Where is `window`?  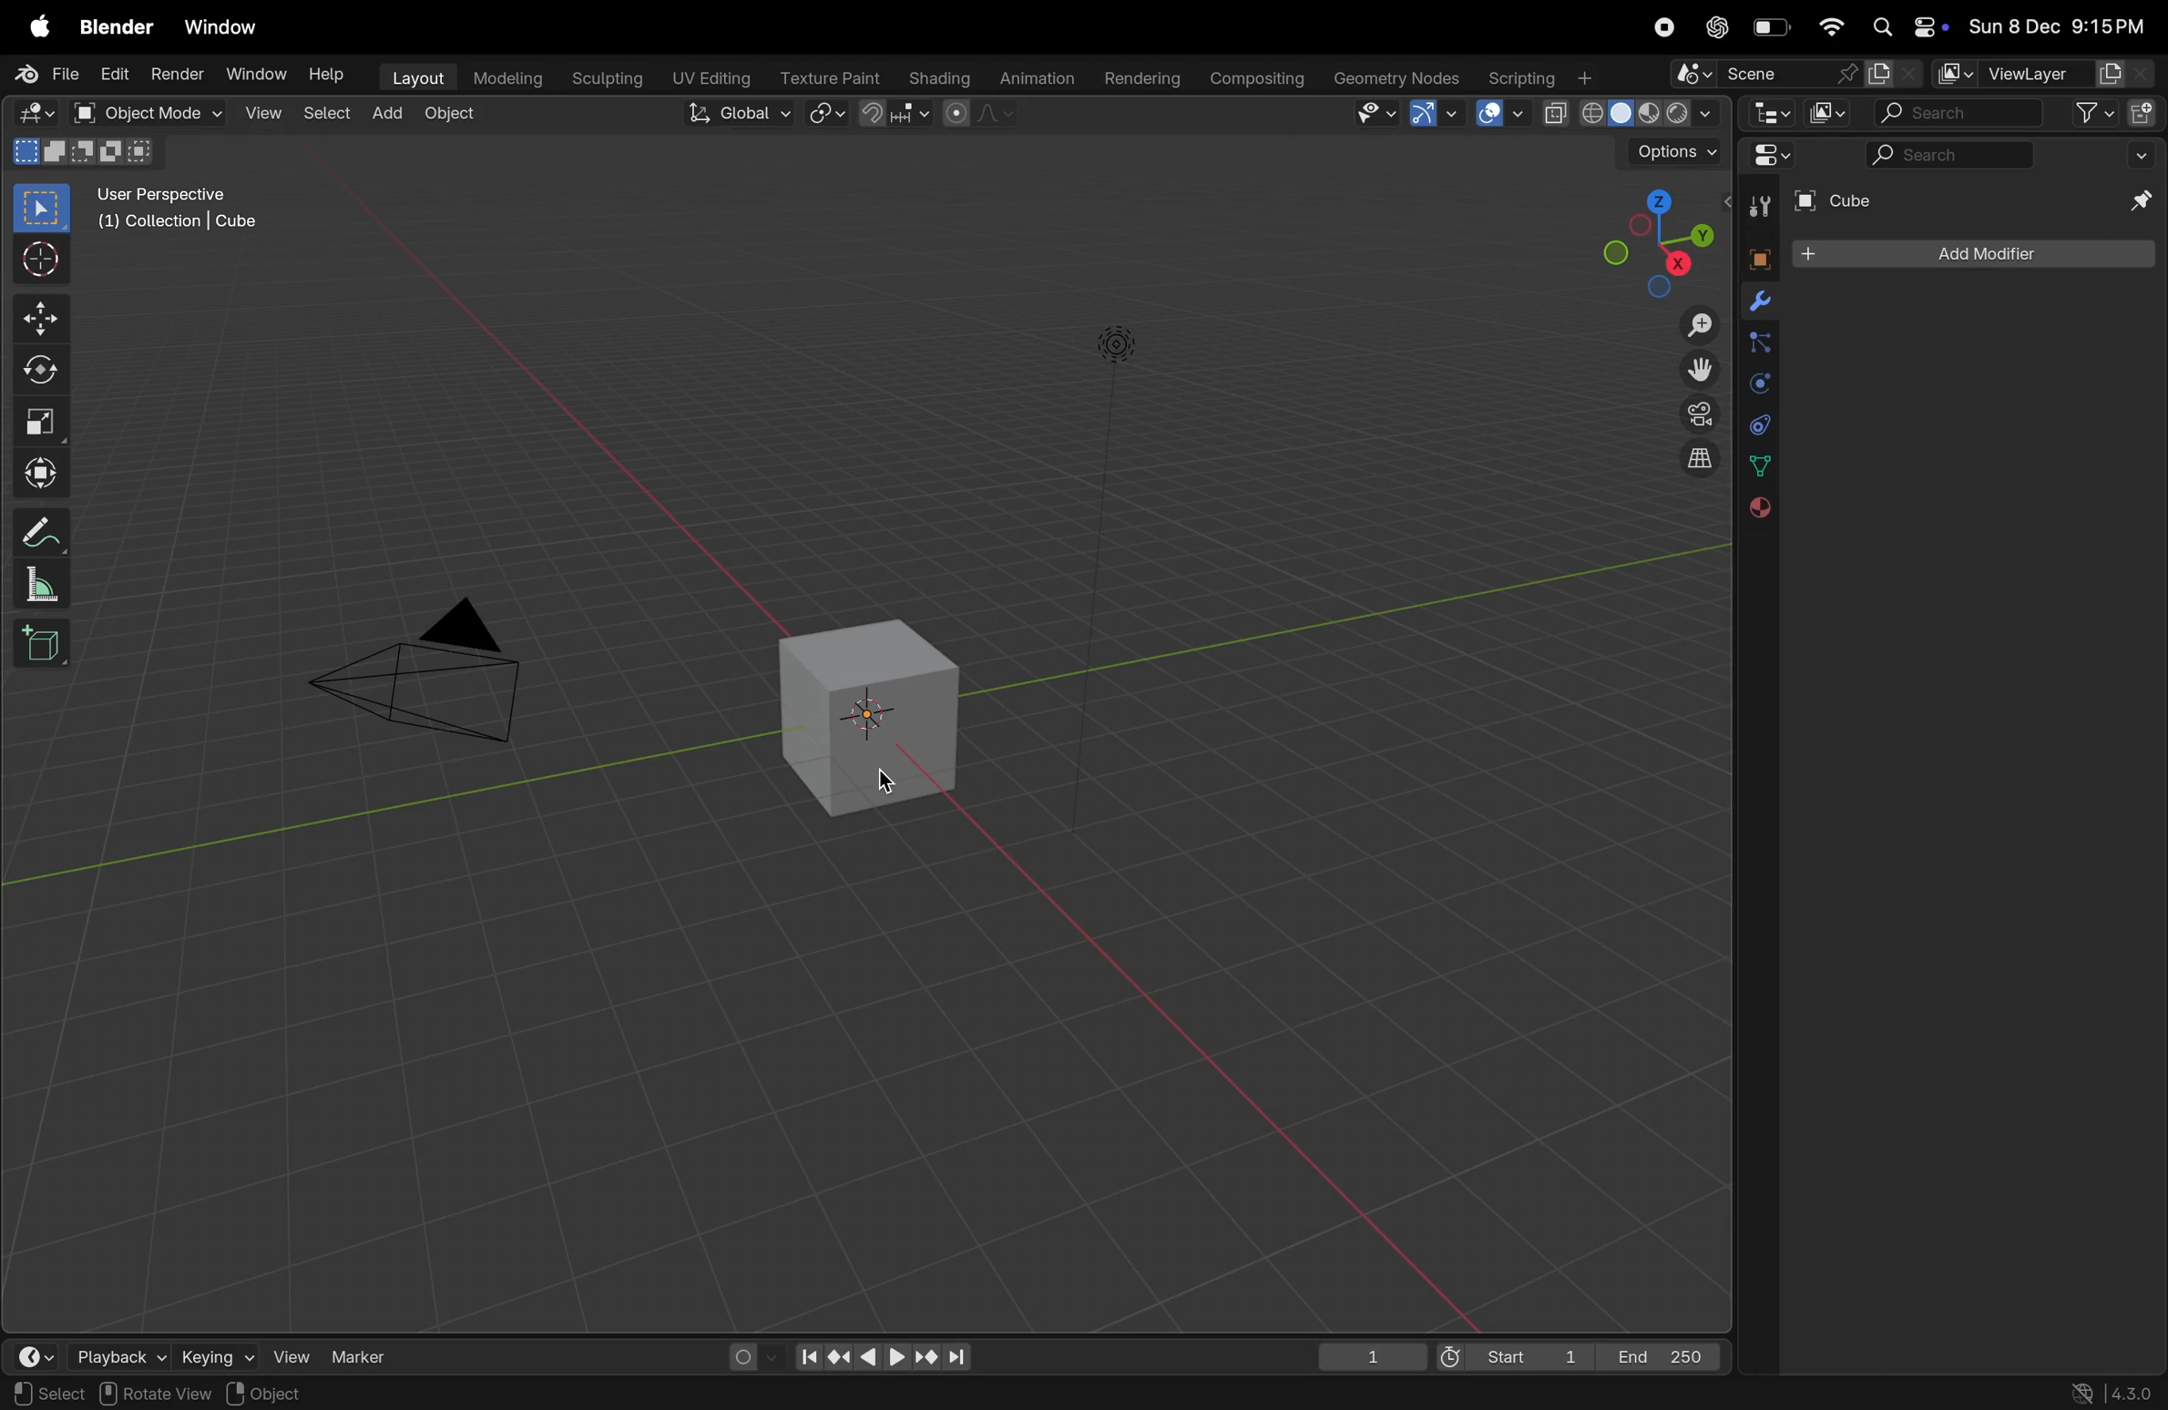 window is located at coordinates (255, 74).